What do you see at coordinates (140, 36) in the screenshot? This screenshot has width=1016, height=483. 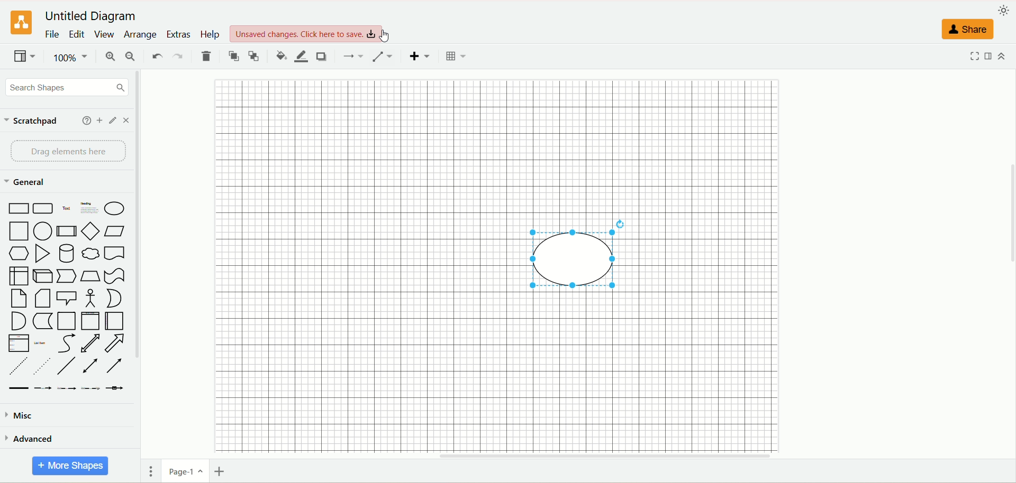 I see `arrange` at bounding box center [140, 36].